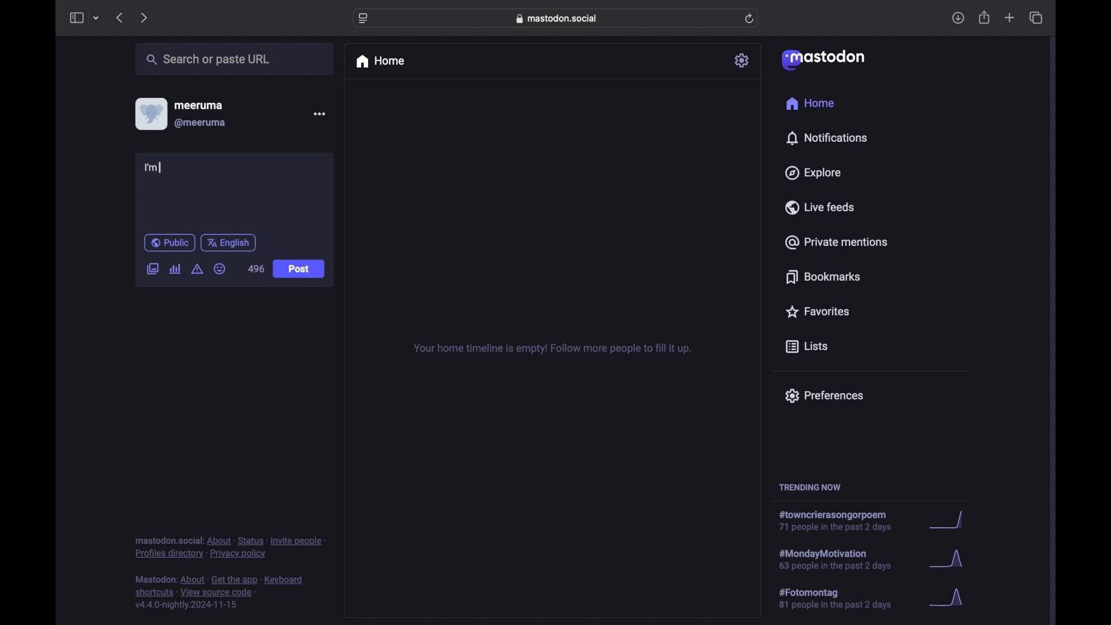 This screenshot has height=625, width=1111. Describe the element at coordinates (985, 17) in the screenshot. I see `share` at that location.